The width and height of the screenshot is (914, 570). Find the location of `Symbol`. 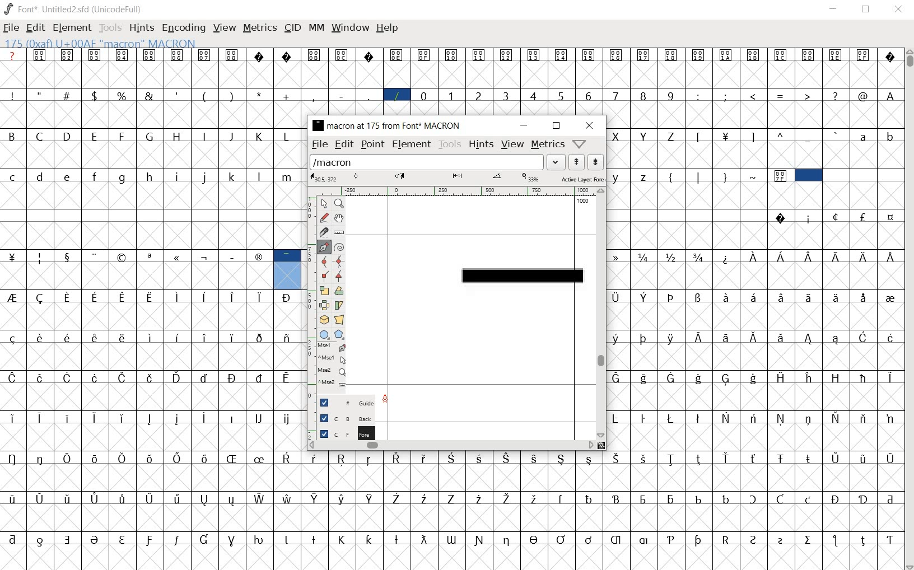

Symbol is located at coordinates (645, 338).